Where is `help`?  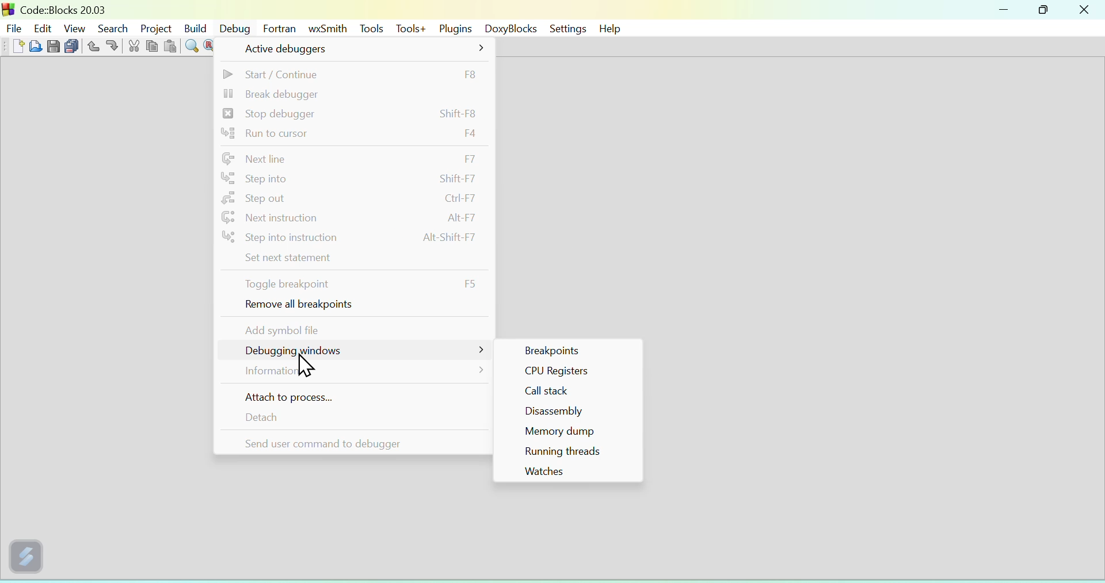 help is located at coordinates (612, 28).